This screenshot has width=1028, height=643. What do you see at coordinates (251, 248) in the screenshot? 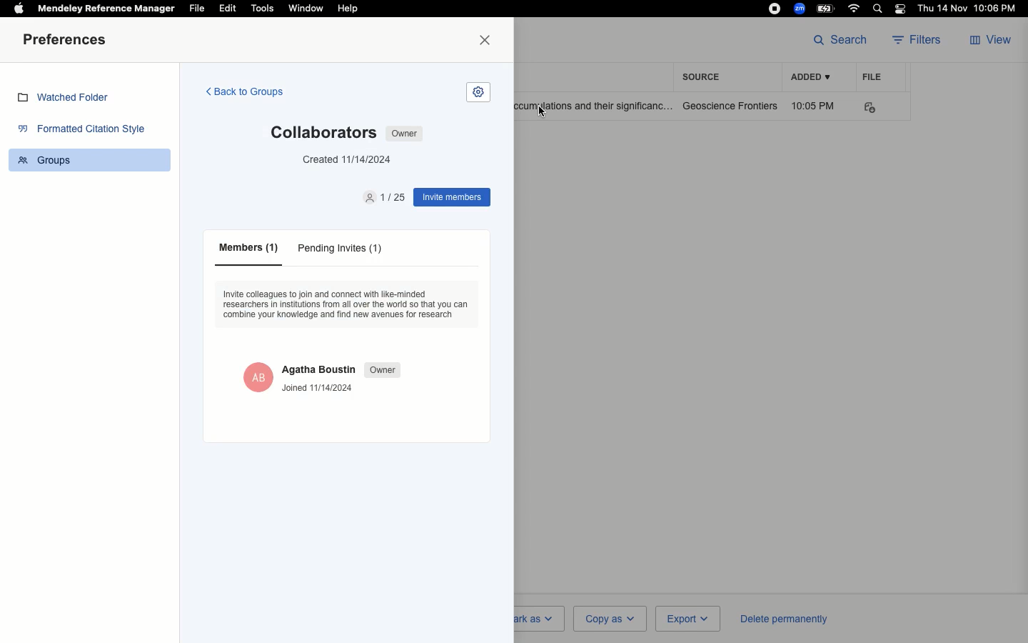
I see `members` at bounding box center [251, 248].